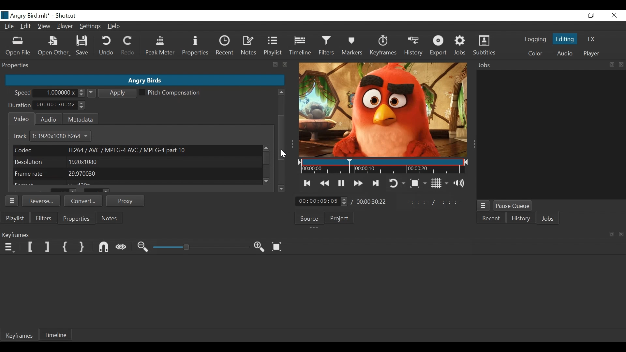  What do you see at coordinates (54, 46) in the screenshot?
I see `Open Other` at bounding box center [54, 46].